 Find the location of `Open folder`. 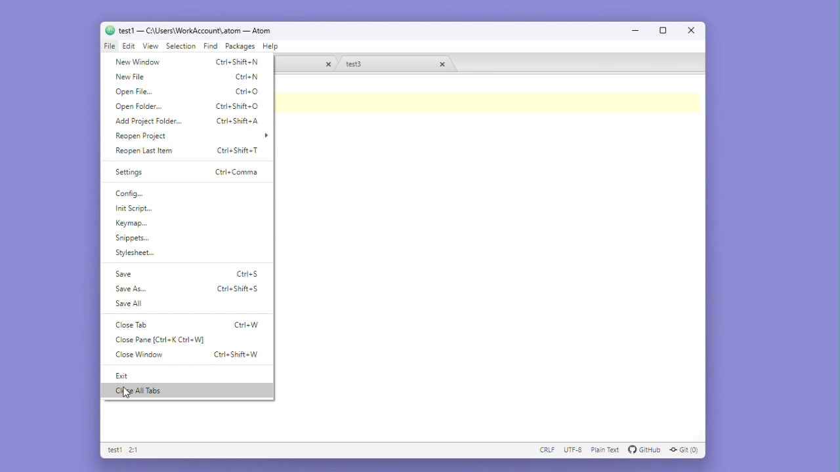

Open folder is located at coordinates (140, 106).